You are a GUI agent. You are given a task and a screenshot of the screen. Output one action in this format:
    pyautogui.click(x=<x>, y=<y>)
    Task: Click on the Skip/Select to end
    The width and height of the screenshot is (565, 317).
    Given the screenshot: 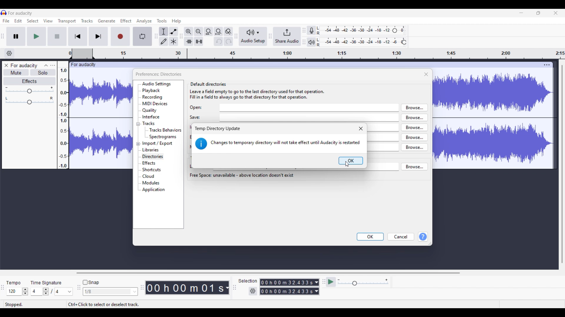 What is the action you would take?
    pyautogui.click(x=99, y=36)
    